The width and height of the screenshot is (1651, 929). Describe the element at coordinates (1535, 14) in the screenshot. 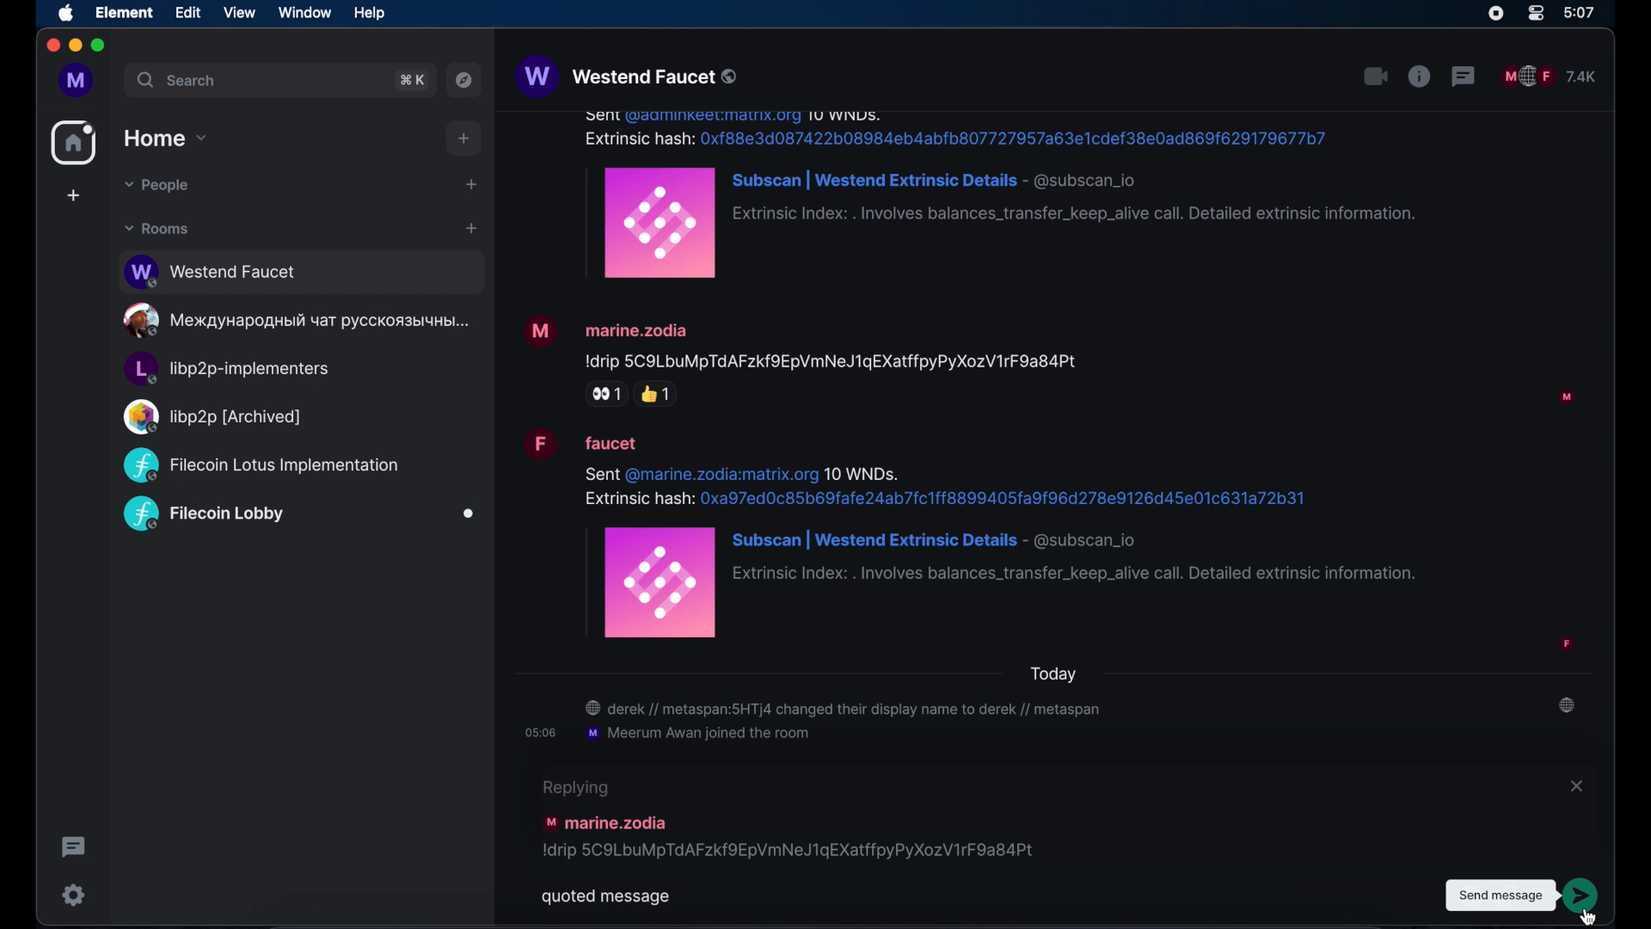

I see `control center` at that location.